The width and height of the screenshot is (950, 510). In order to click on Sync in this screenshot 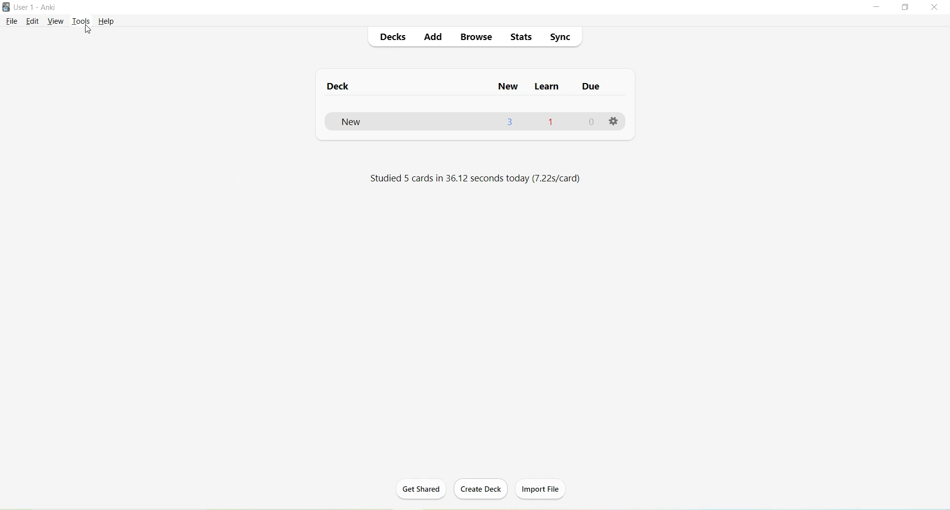, I will do `click(562, 37)`.